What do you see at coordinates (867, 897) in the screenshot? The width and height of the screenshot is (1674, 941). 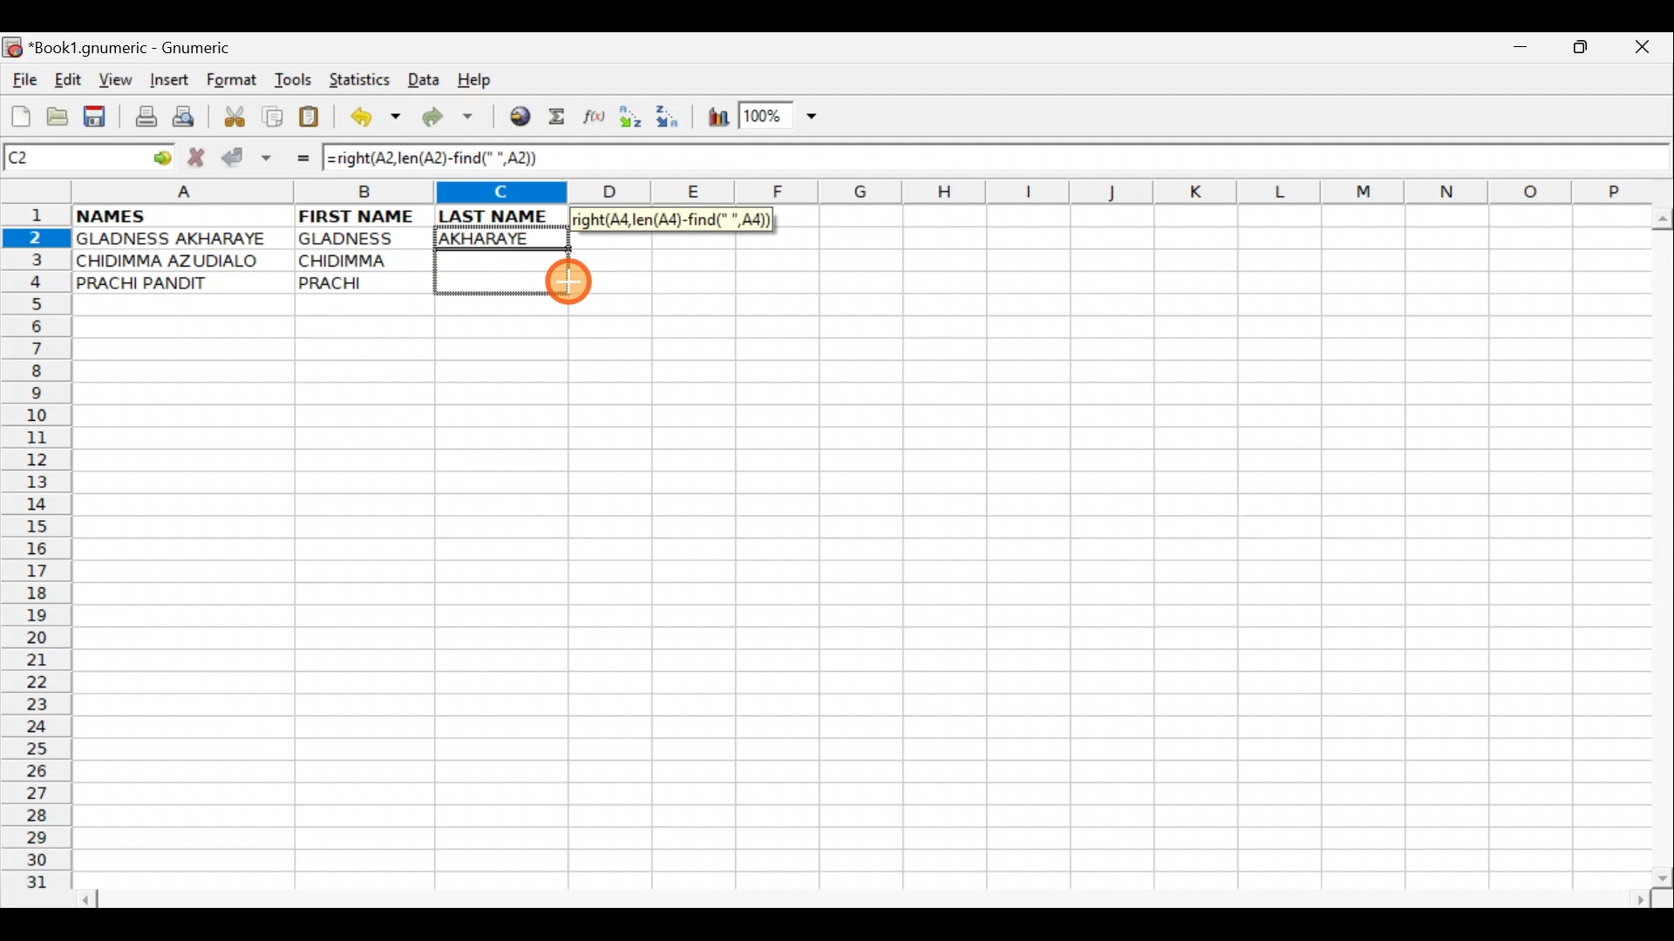 I see `Scroll bar` at bounding box center [867, 897].